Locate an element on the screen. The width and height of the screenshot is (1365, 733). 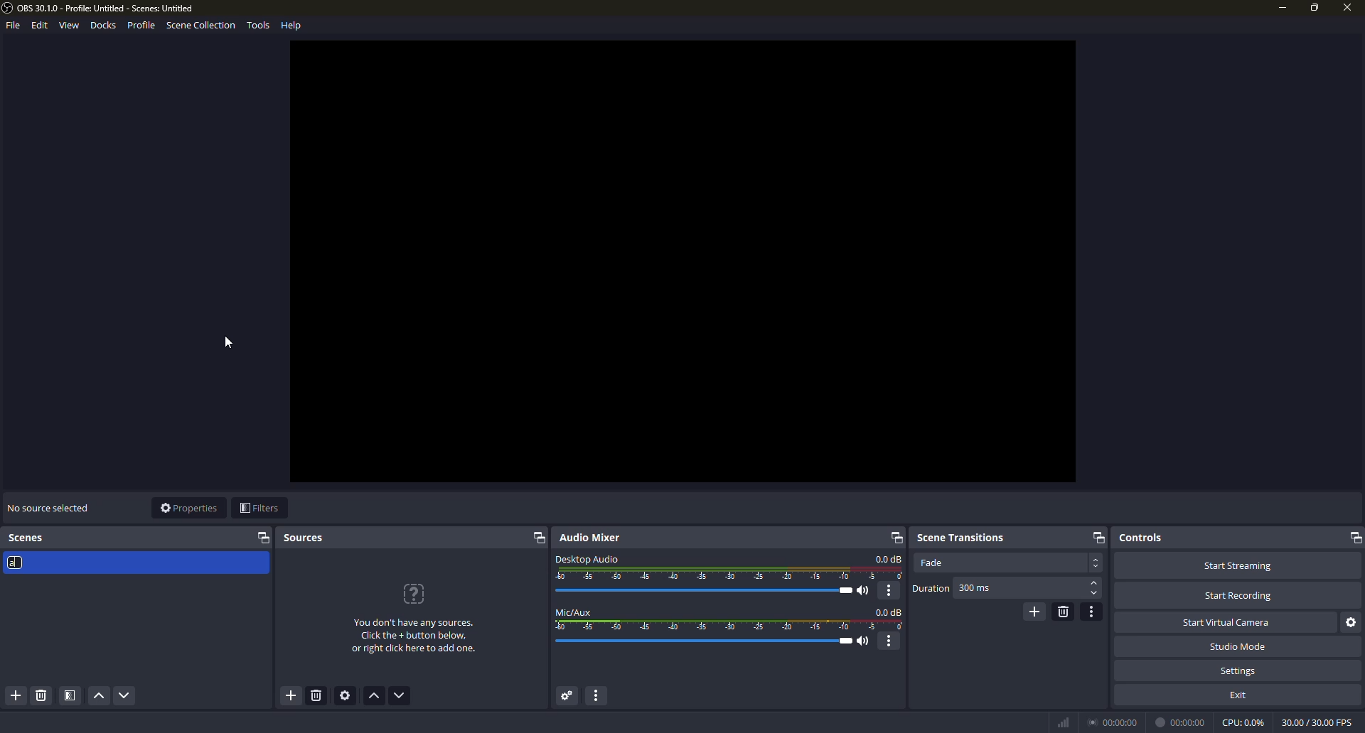
db is located at coordinates (889, 559).